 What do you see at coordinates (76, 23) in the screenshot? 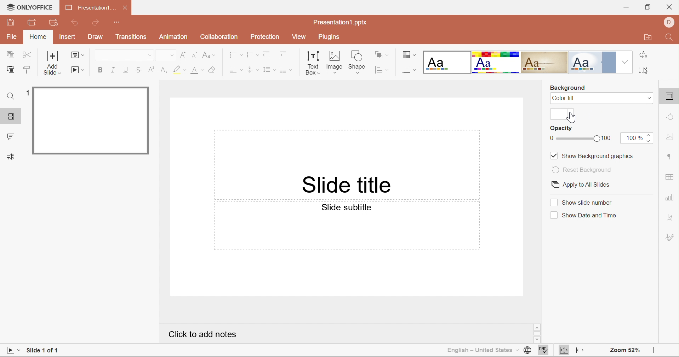
I see `Undo` at bounding box center [76, 23].